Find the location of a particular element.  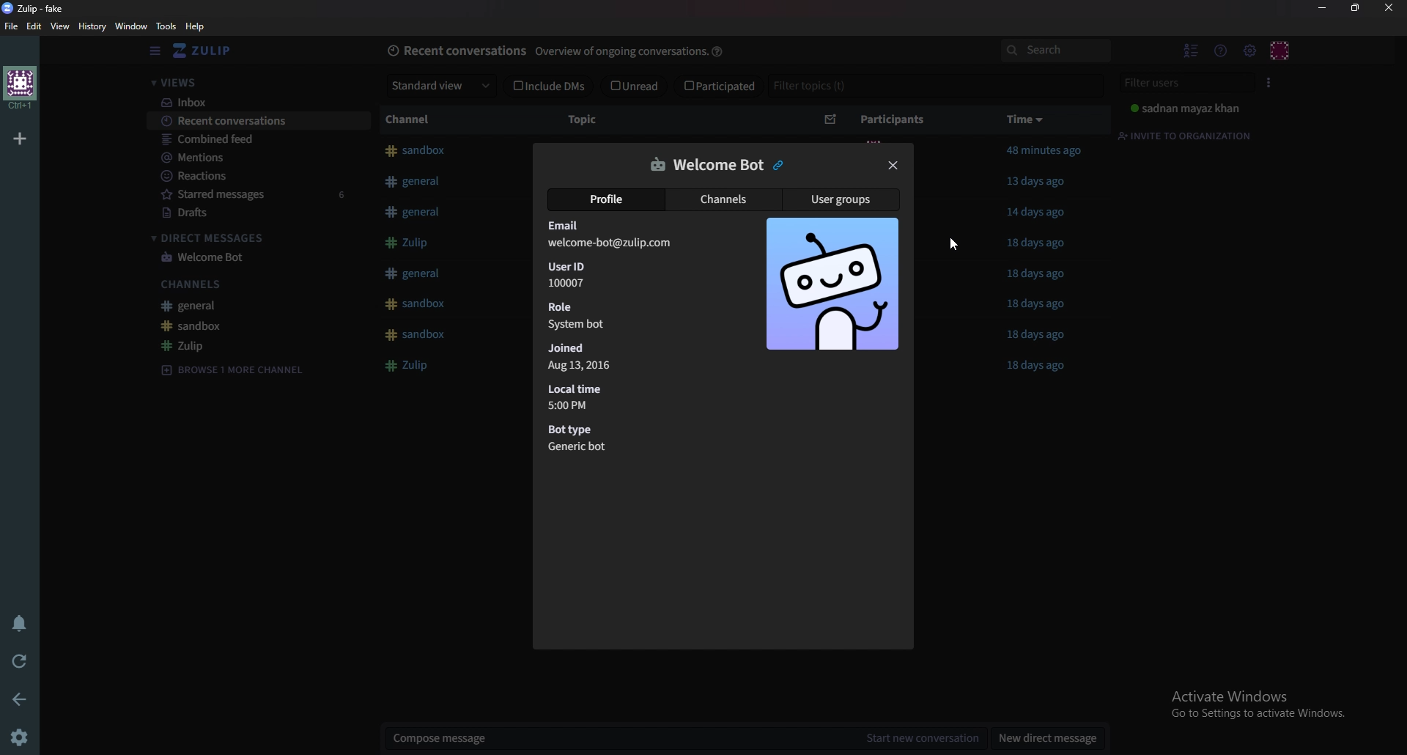

# Zulip is located at coordinates (410, 367).